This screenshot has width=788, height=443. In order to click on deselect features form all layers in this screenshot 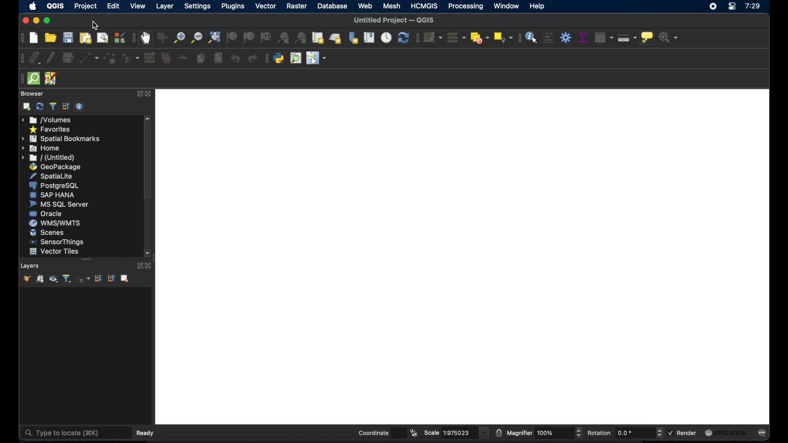, I will do `click(479, 38)`.